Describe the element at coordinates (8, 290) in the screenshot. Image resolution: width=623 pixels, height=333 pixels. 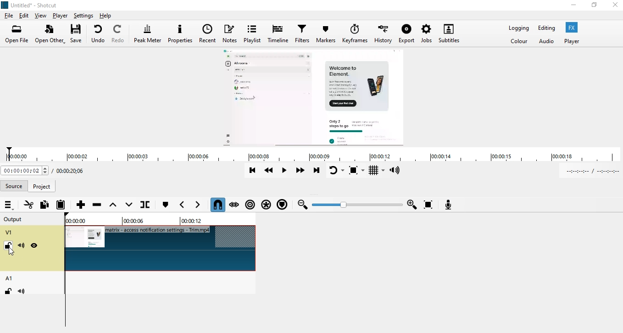
I see `lock` at that location.